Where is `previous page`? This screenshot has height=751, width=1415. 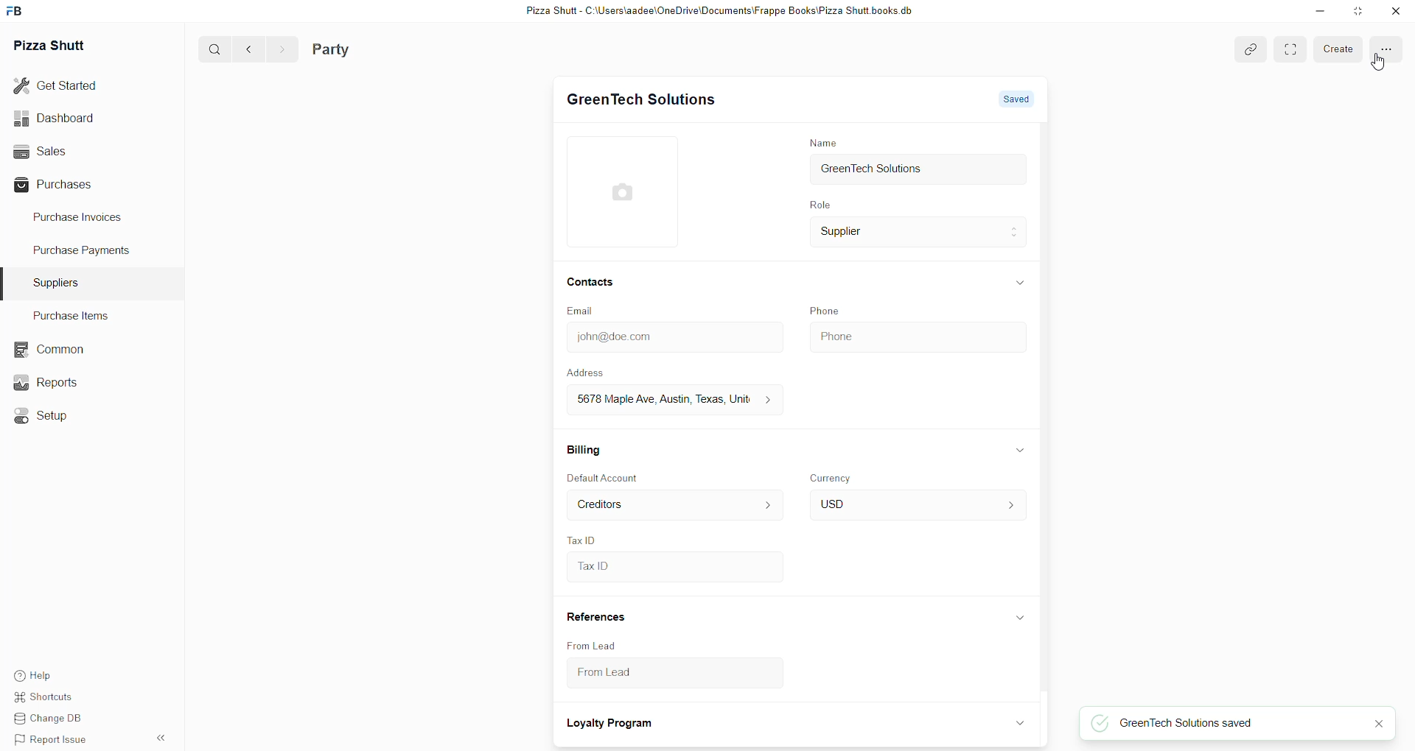
previous page is located at coordinates (246, 49).